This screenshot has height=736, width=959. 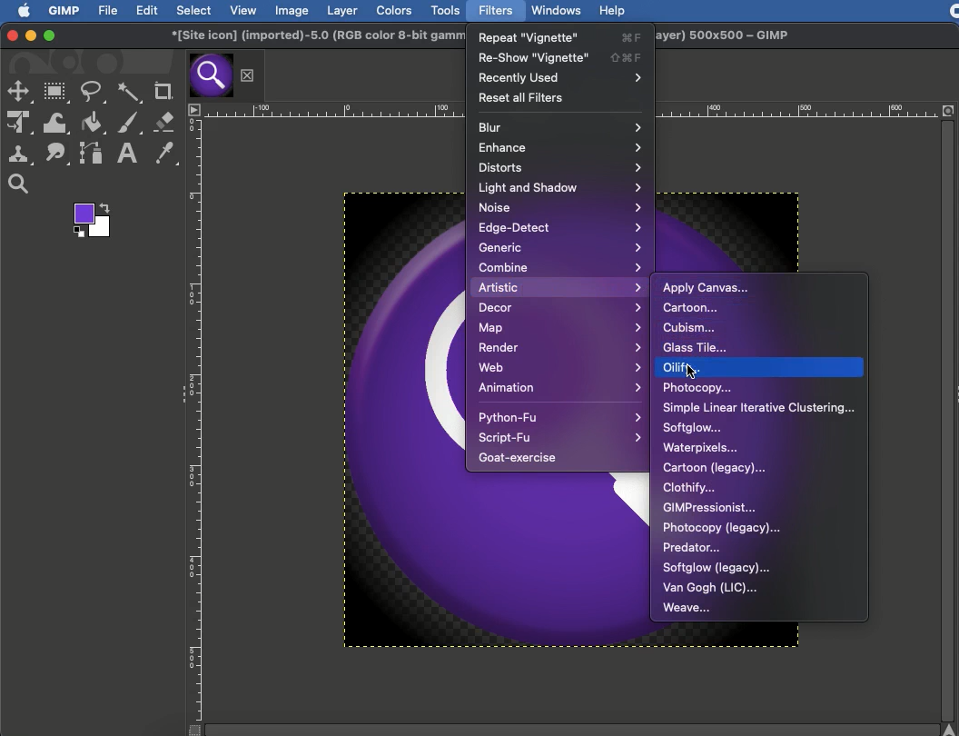 What do you see at coordinates (125, 154) in the screenshot?
I see `Text` at bounding box center [125, 154].